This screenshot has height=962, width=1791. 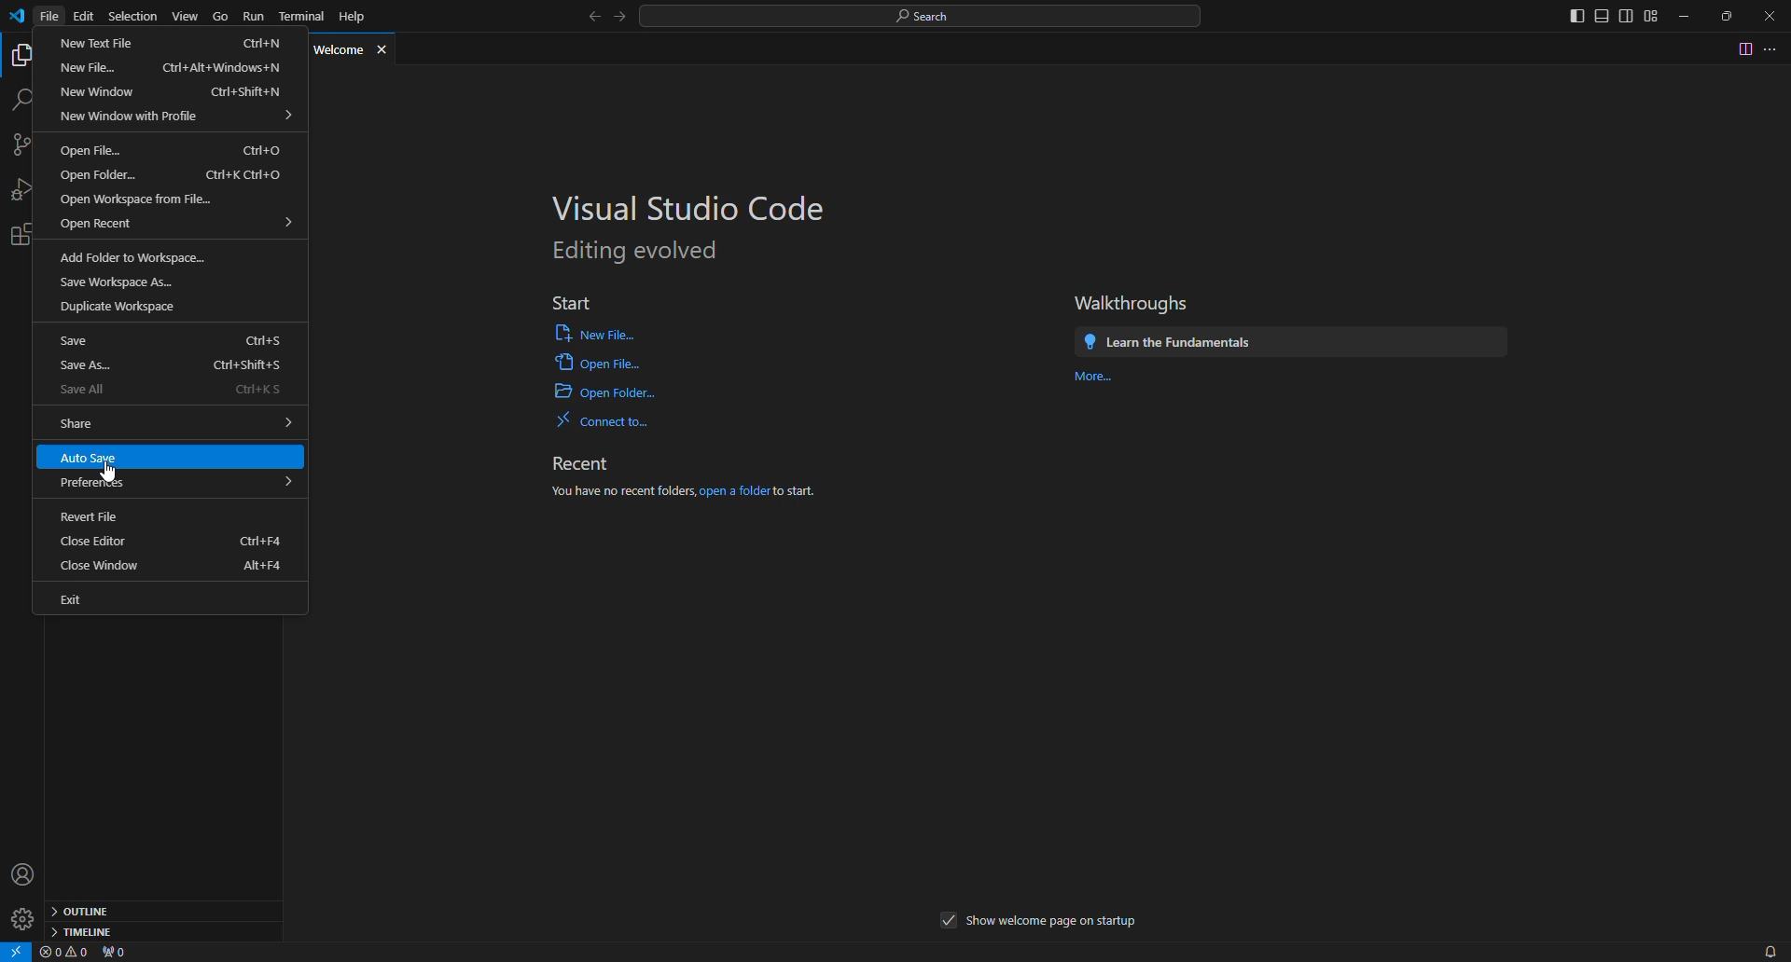 I want to click on no ports forwarded, so click(x=118, y=953).